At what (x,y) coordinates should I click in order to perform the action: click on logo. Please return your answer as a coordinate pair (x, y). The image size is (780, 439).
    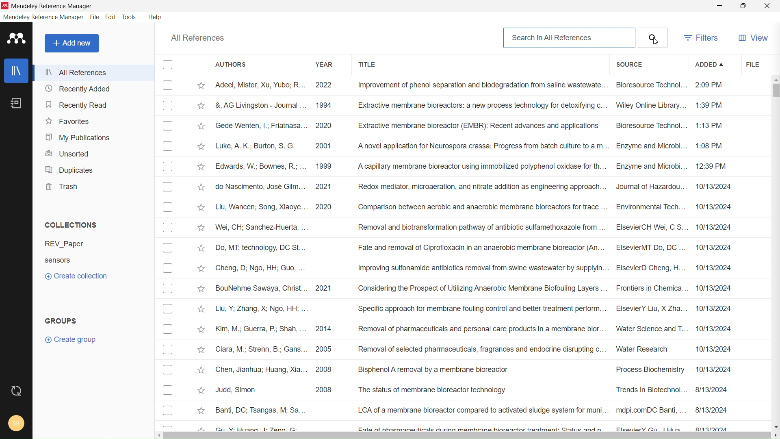
    Looking at the image, I should click on (17, 38).